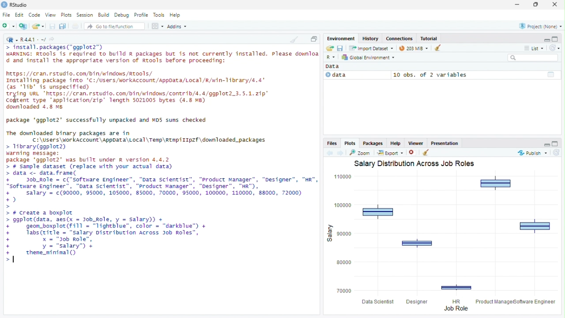 The image size is (565, 318). What do you see at coordinates (177, 26) in the screenshot?
I see `Addins` at bounding box center [177, 26].